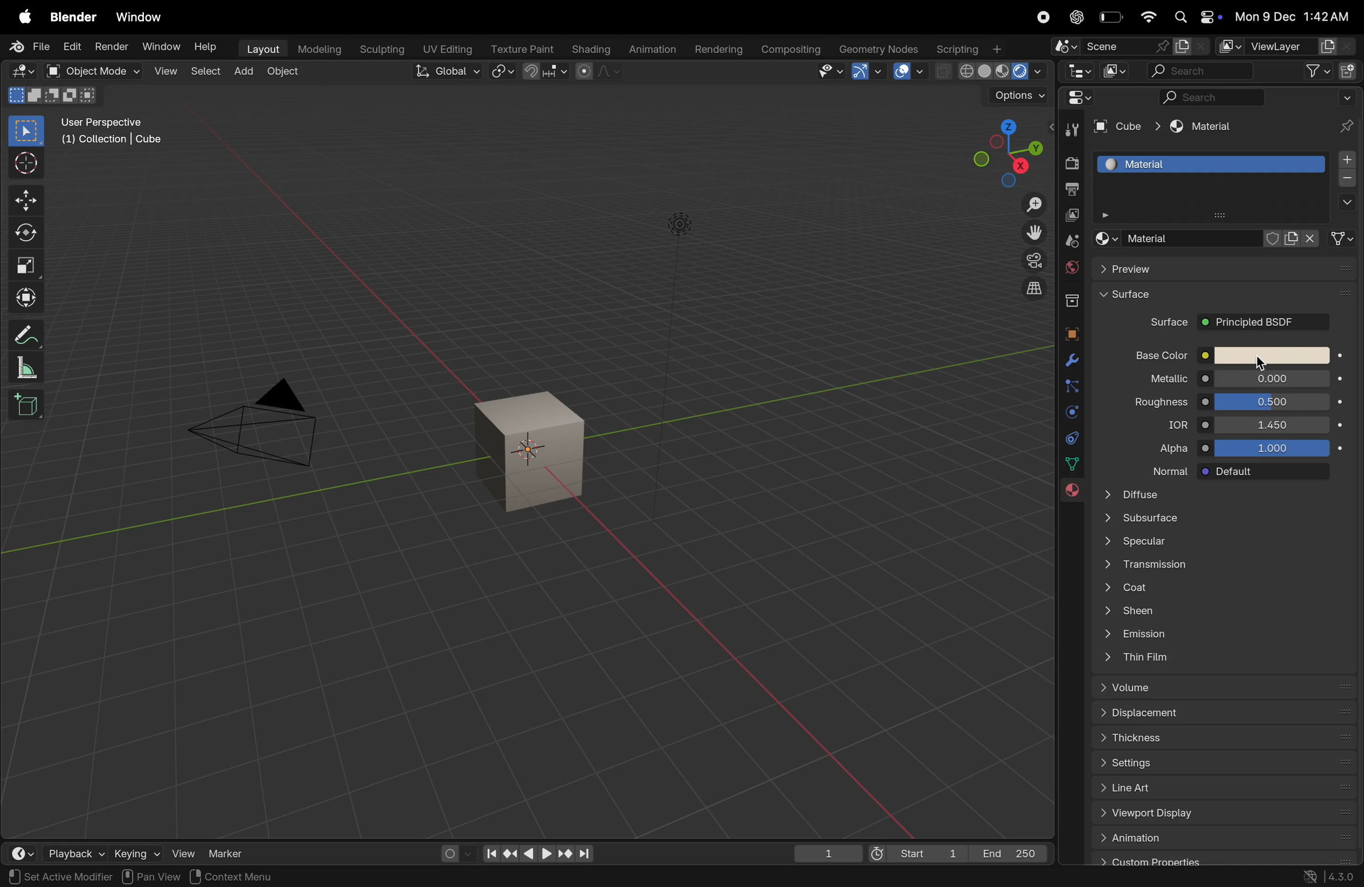 This screenshot has width=1364, height=887. I want to click on keying, so click(123, 853).